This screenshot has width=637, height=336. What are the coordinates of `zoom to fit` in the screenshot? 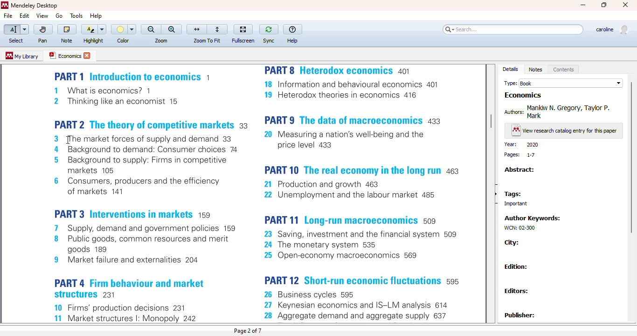 It's located at (207, 41).